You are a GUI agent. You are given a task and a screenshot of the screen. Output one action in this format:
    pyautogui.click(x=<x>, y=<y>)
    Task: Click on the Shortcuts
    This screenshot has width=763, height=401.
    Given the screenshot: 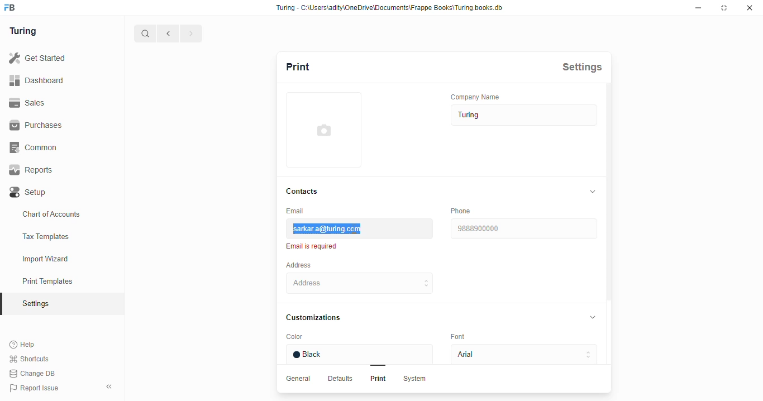 What is the action you would take?
    pyautogui.click(x=32, y=359)
    